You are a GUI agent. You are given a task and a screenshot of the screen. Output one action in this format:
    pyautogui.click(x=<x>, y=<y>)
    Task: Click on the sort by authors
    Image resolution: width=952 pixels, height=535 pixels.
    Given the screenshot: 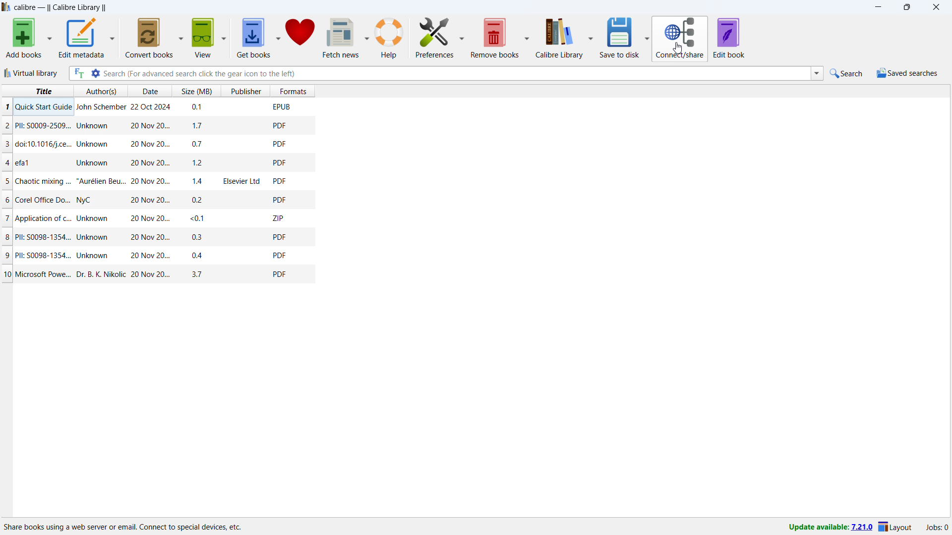 What is the action you would take?
    pyautogui.click(x=102, y=91)
    